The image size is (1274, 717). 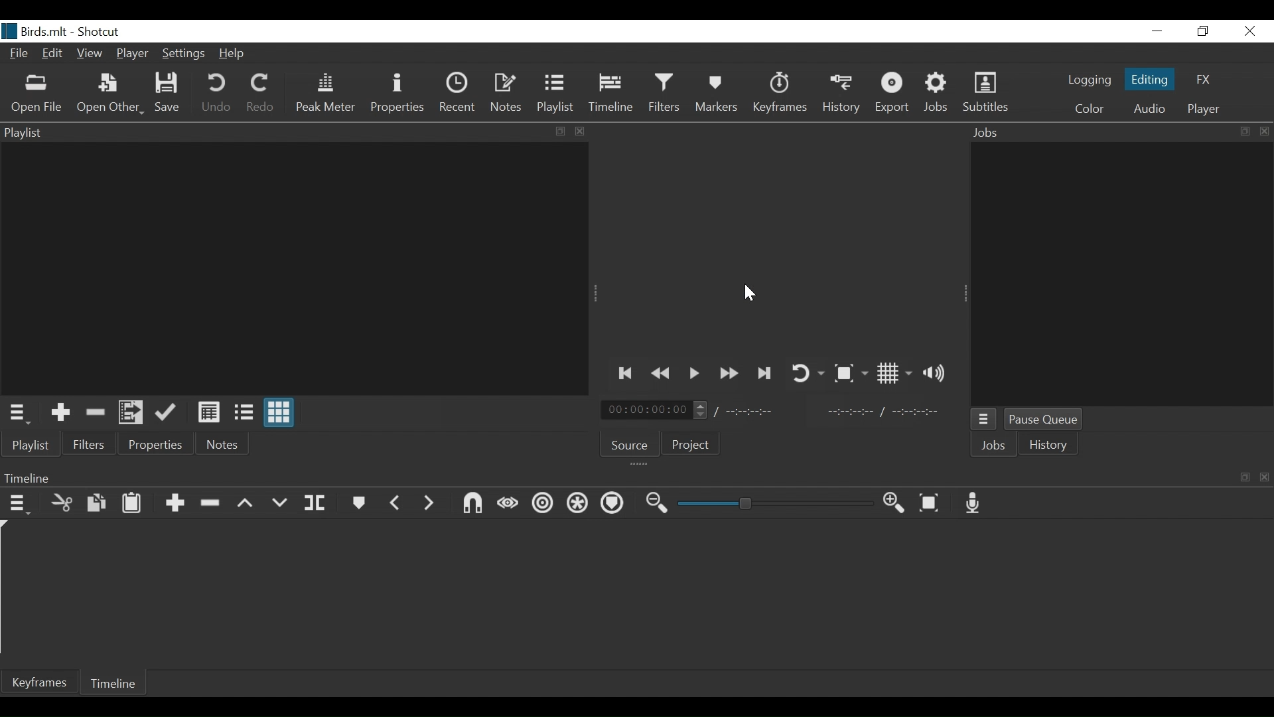 I want to click on Open File, so click(x=37, y=94).